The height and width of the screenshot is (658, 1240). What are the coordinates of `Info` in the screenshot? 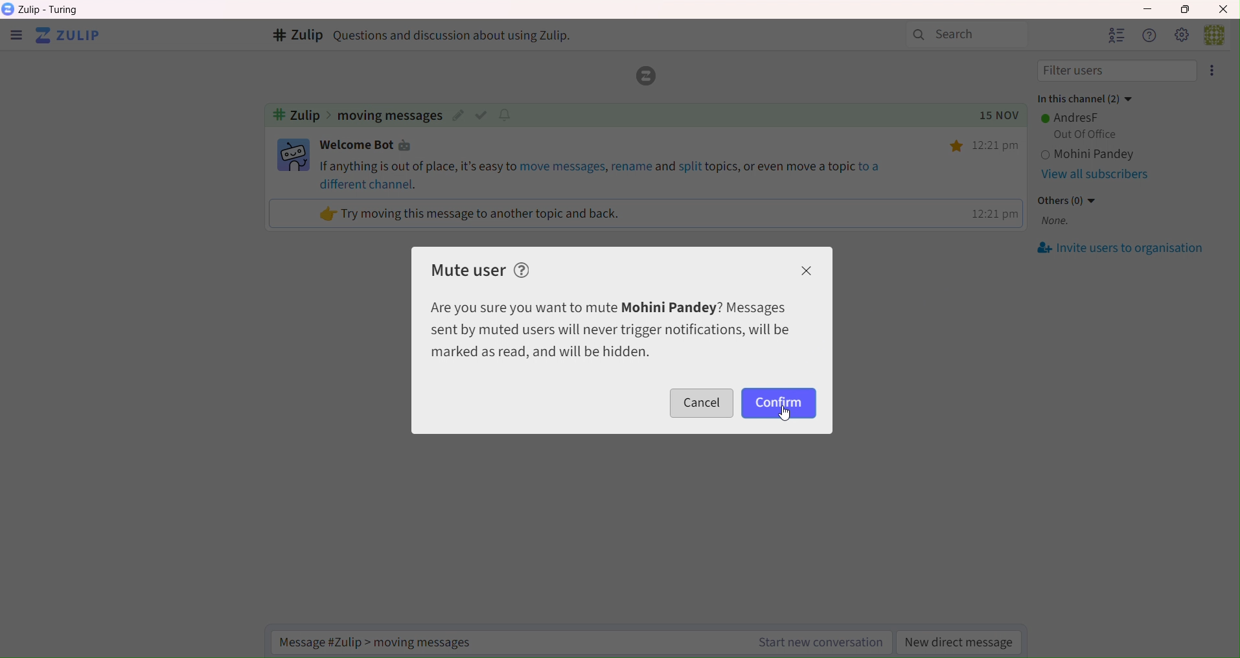 It's located at (1148, 35).